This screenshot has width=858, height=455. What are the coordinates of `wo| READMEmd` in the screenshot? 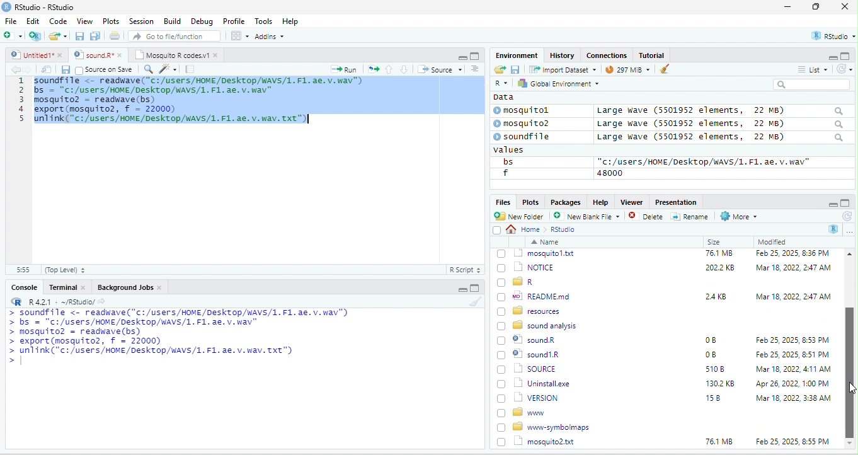 It's located at (537, 371).